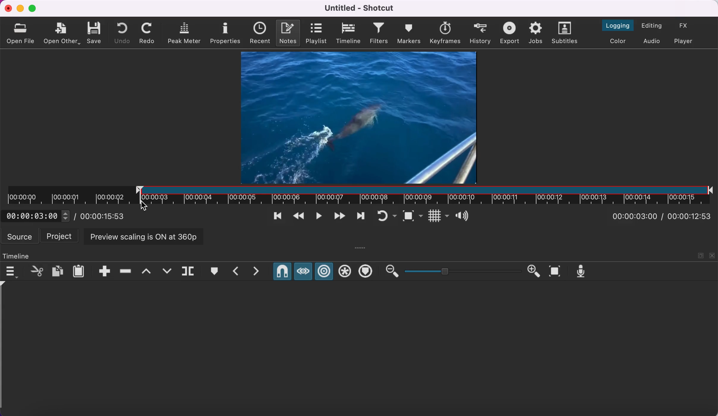 Image resolution: width=718 pixels, height=416 pixels. I want to click on scrub while dragging, so click(303, 271).